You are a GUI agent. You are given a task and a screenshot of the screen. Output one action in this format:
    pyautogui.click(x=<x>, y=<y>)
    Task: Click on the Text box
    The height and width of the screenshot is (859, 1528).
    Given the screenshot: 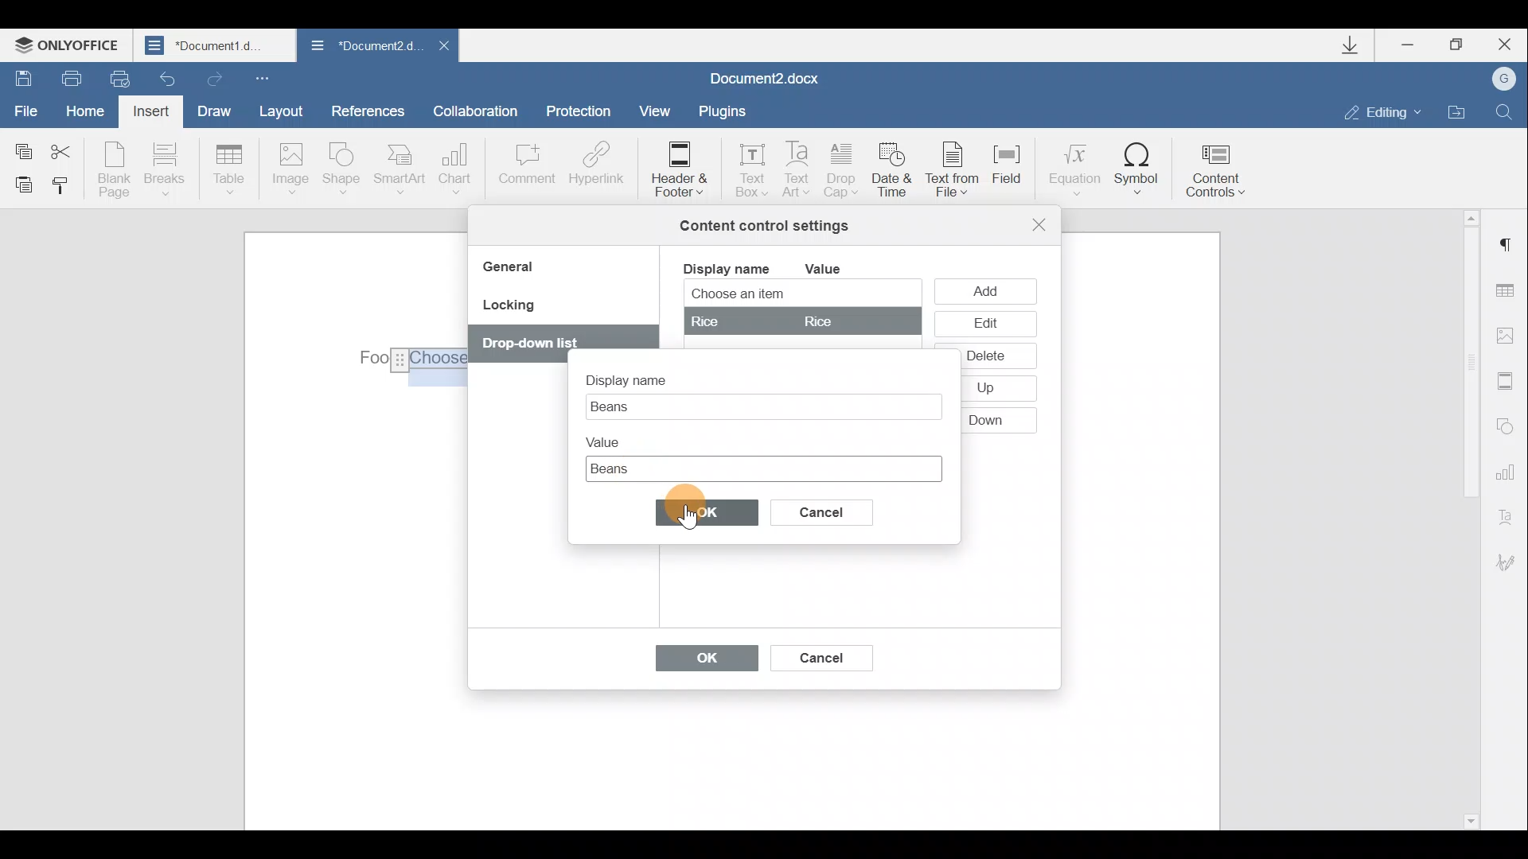 What is the action you would take?
    pyautogui.click(x=761, y=406)
    